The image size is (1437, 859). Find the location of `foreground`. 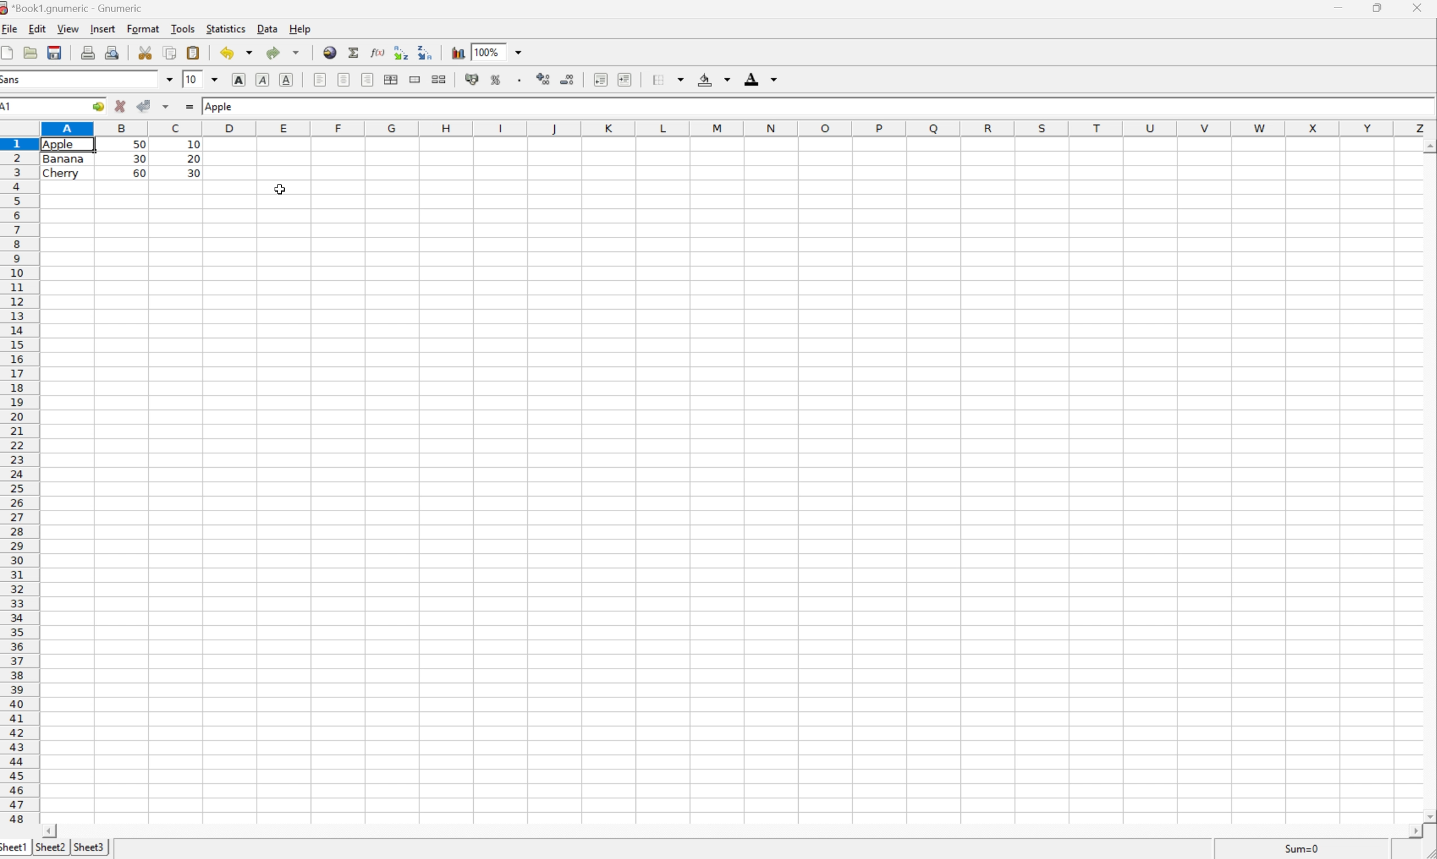

foreground is located at coordinates (763, 78).